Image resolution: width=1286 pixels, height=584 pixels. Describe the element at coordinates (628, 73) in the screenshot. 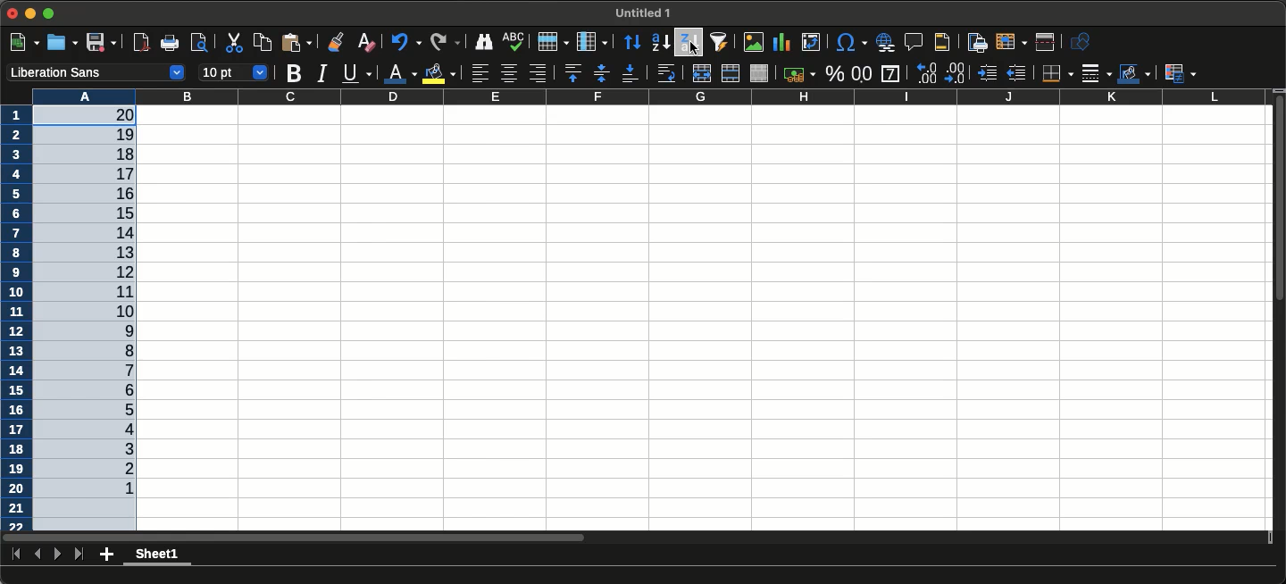

I see `Align bottom` at that location.